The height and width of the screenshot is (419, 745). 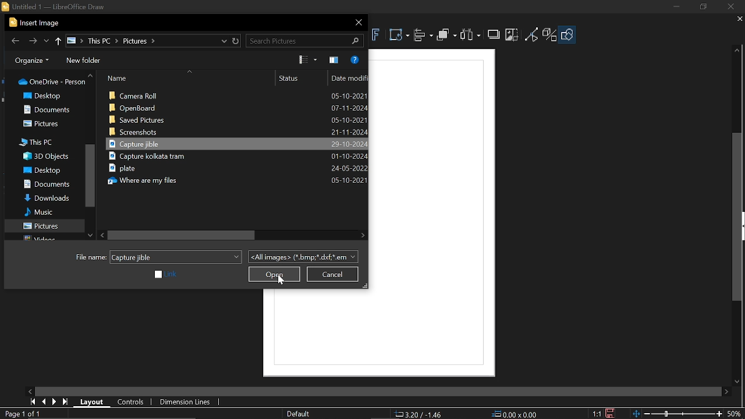 What do you see at coordinates (400, 36) in the screenshot?
I see `Transformations` at bounding box center [400, 36].